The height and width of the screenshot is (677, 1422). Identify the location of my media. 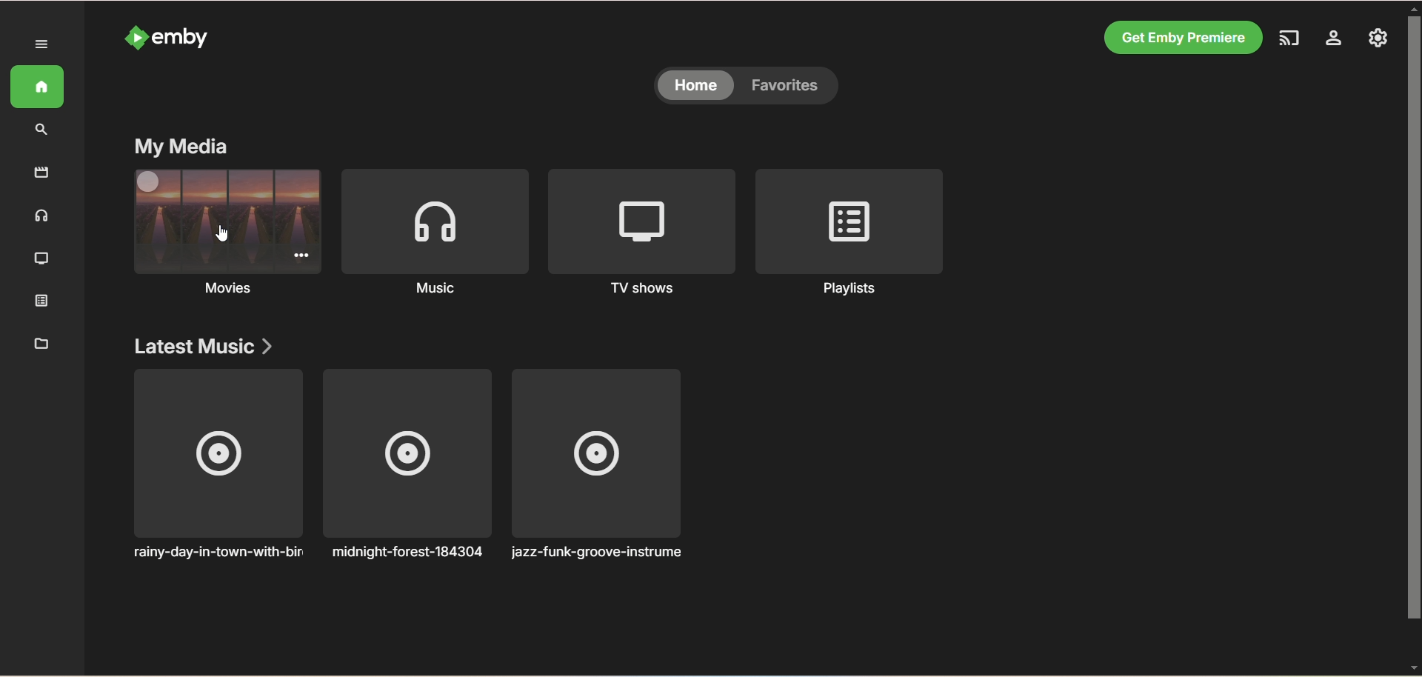
(181, 148).